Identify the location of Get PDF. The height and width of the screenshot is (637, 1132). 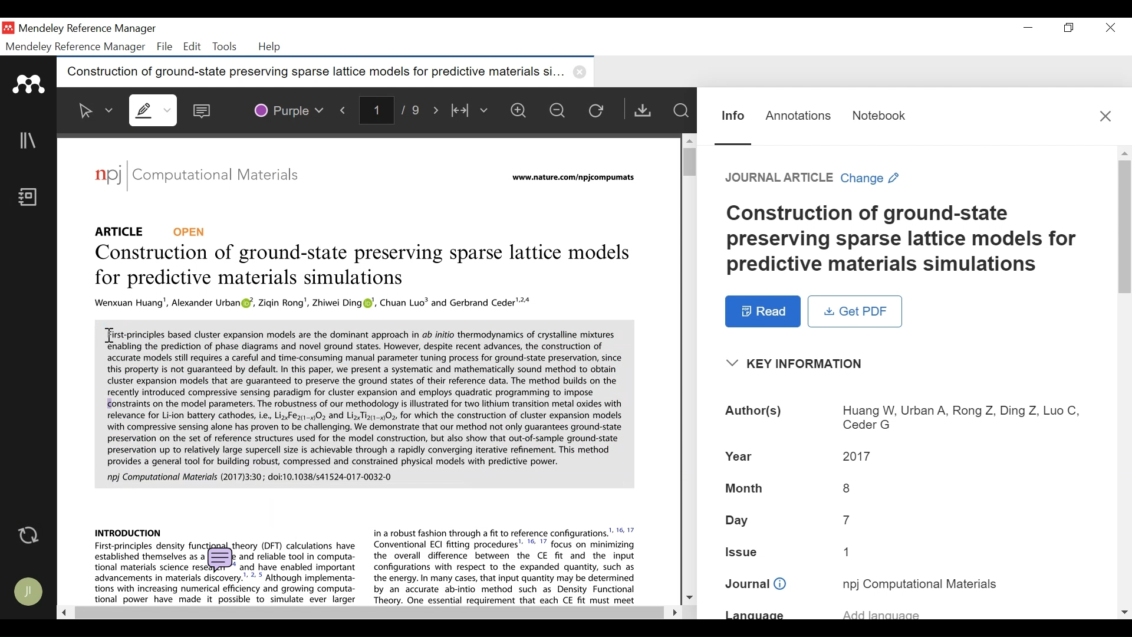
(855, 311).